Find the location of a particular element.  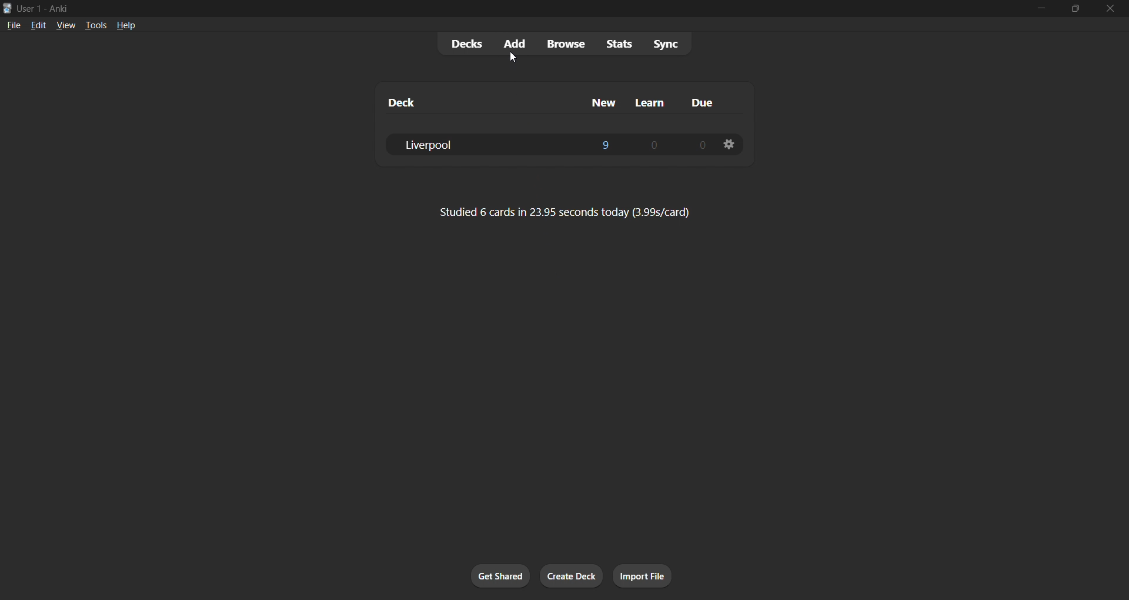

stats is located at coordinates (619, 45).